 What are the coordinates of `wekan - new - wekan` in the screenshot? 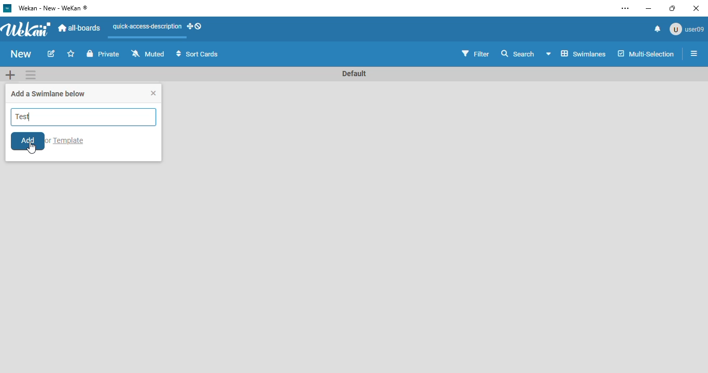 It's located at (53, 8).